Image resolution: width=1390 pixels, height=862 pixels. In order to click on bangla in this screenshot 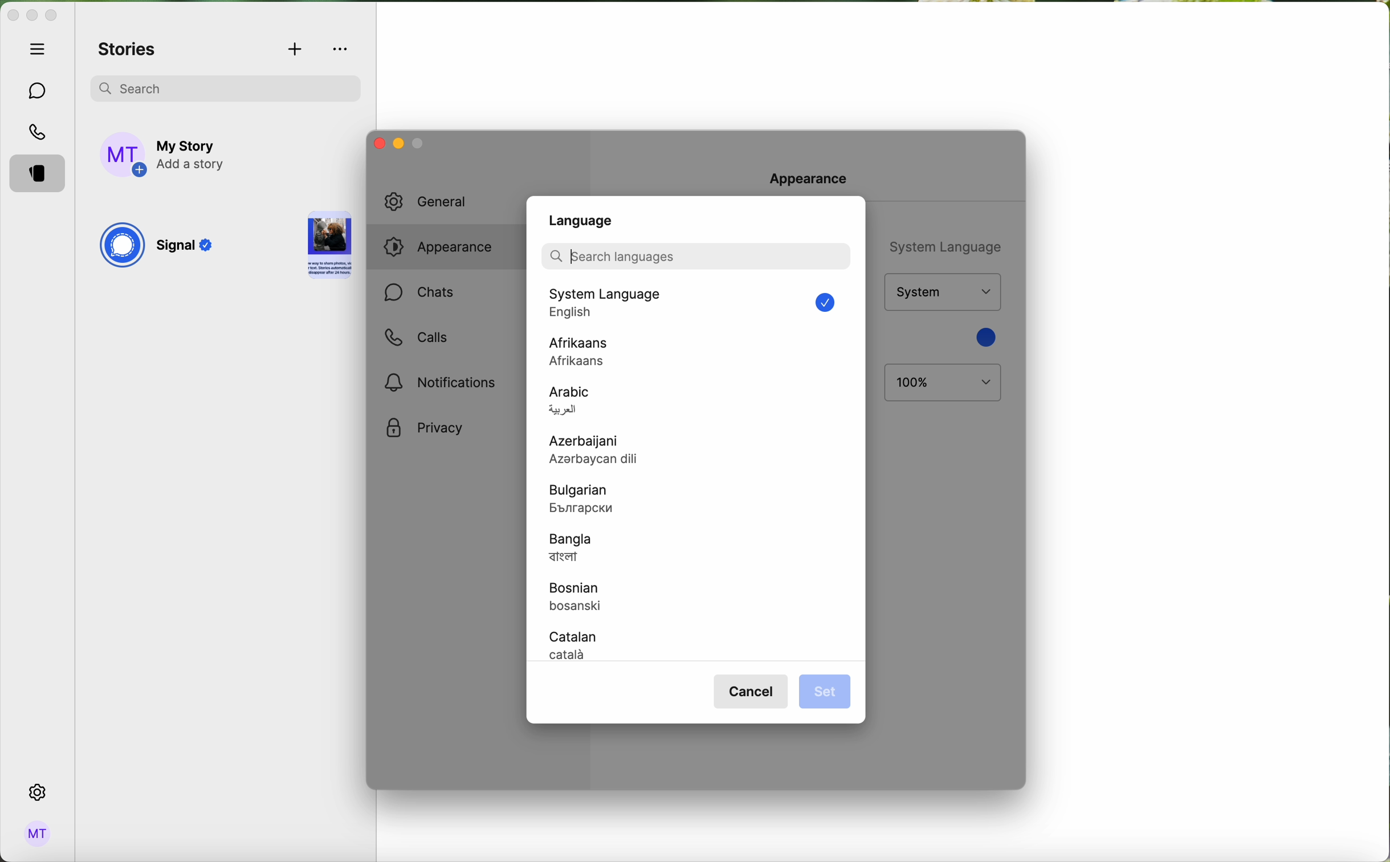, I will do `click(572, 550)`.